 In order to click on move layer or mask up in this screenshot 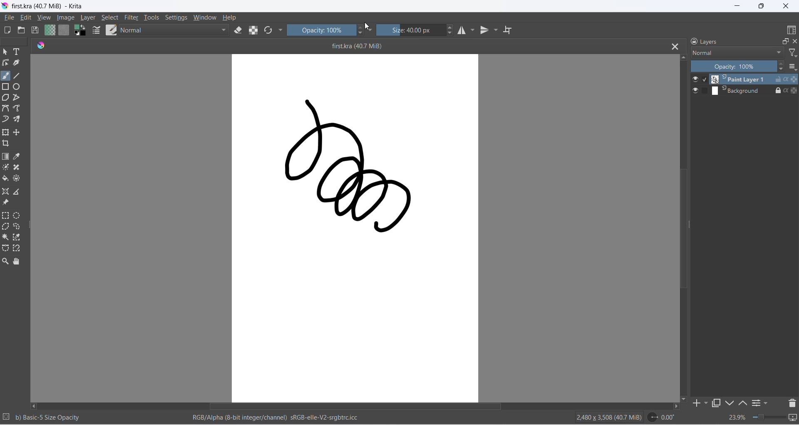, I will do `click(743, 403)`.